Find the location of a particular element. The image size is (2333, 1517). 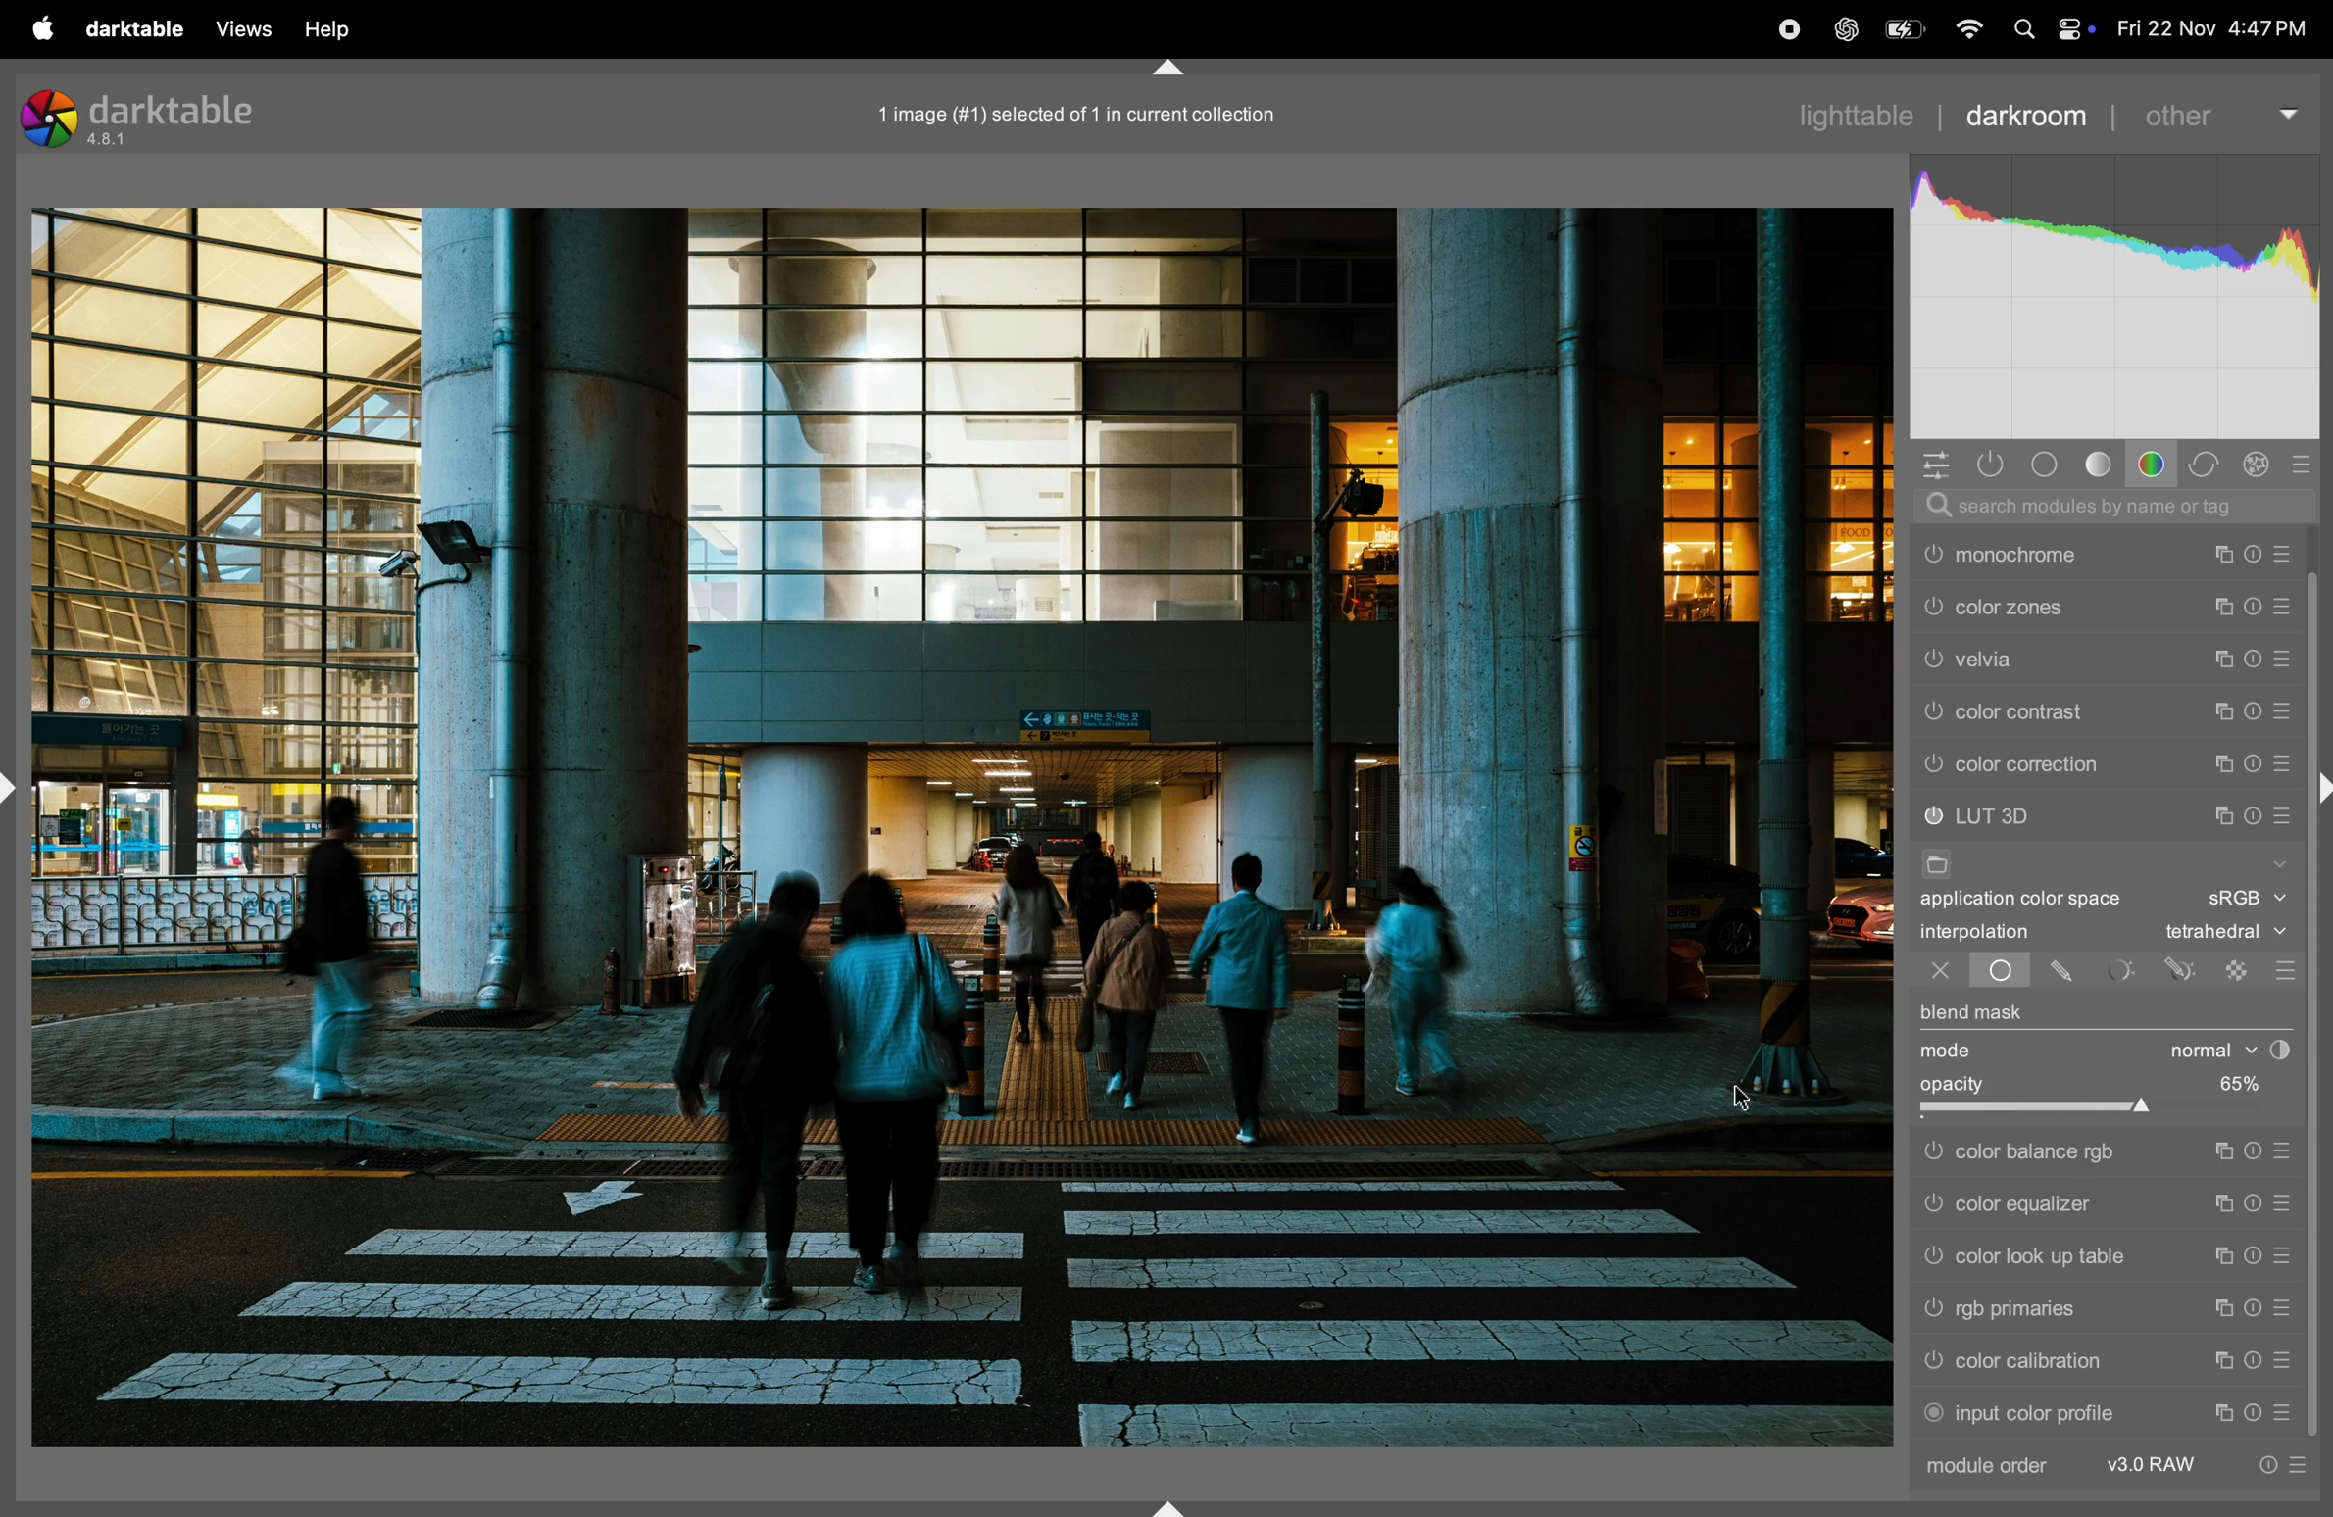

drawn mask is located at coordinates (2065, 974).